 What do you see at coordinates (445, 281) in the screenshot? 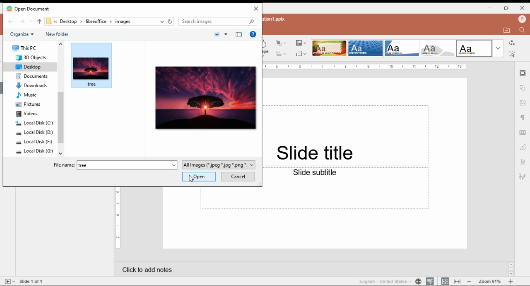
I see `fit to slide` at bounding box center [445, 281].